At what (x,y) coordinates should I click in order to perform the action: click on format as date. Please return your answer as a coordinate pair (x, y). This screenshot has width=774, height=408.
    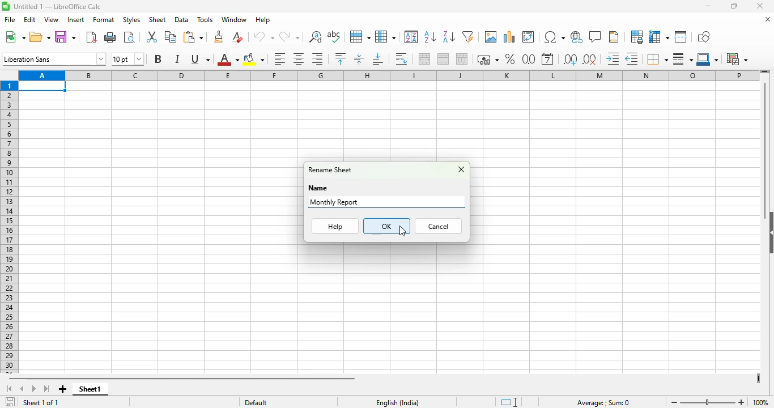
    Looking at the image, I should click on (548, 58).